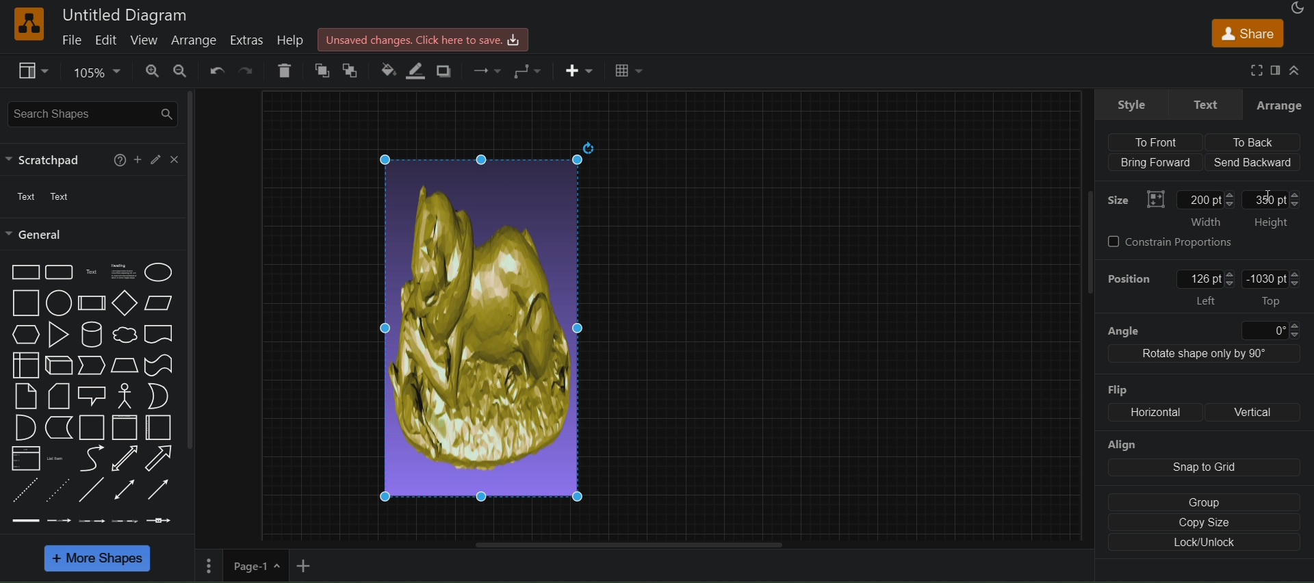 The image size is (1314, 583). What do you see at coordinates (1200, 502) in the screenshot?
I see `group` at bounding box center [1200, 502].